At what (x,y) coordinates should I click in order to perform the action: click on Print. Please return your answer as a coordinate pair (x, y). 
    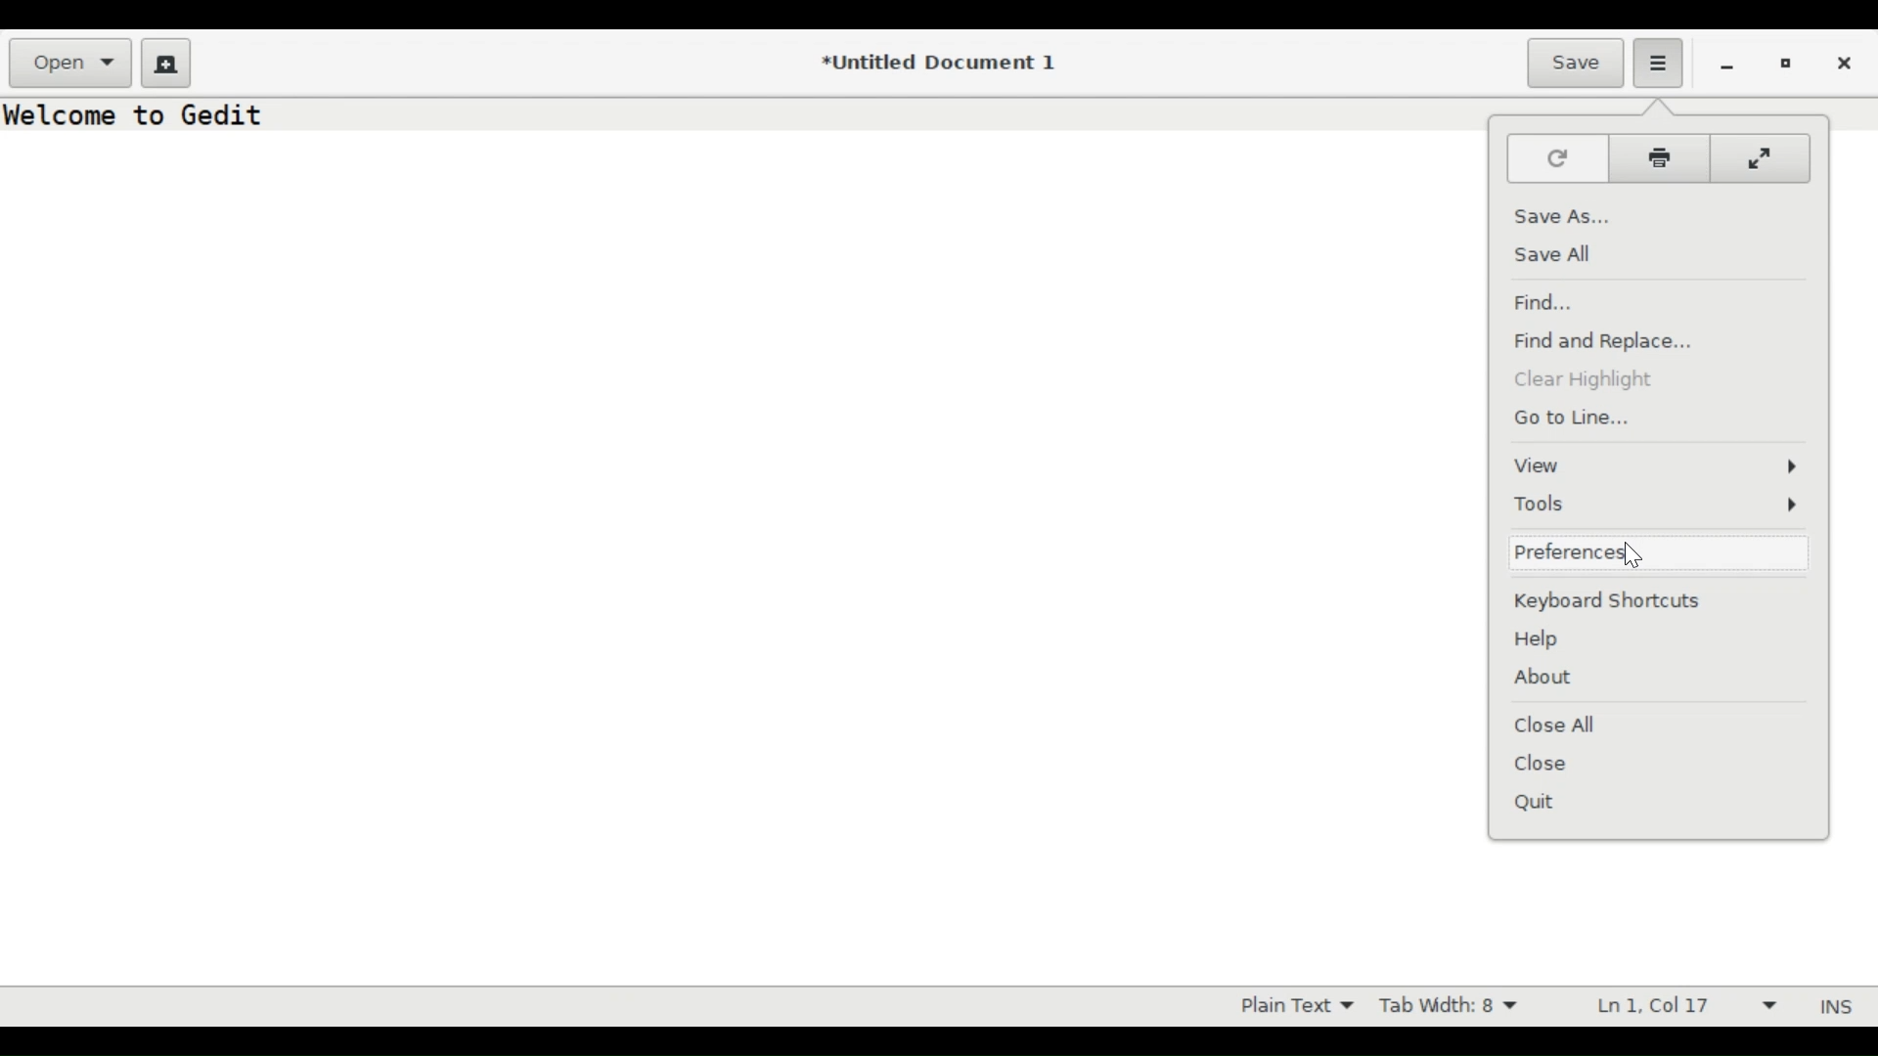
    Looking at the image, I should click on (1660, 156).